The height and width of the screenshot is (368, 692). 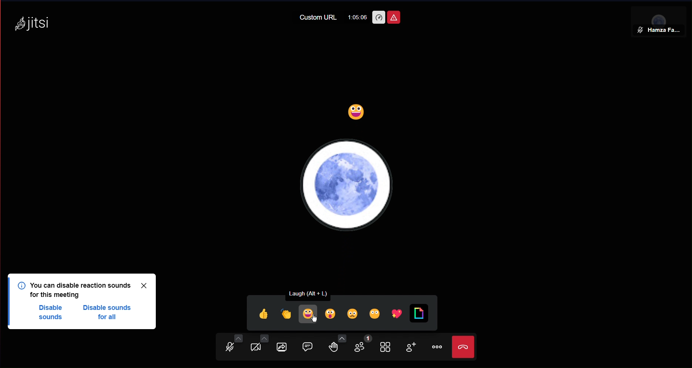 What do you see at coordinates (84, 289) in the screenshot?
I see `You can disable reaction sounds for this meeting` at bounding box center [84, 289].